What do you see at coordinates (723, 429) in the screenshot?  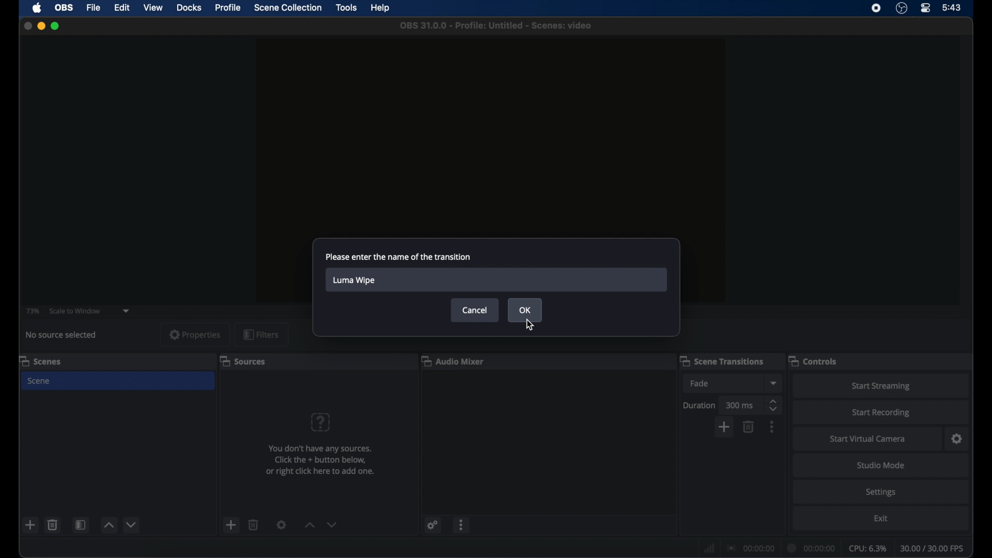 I see `add` at bounding box center [723, 429].